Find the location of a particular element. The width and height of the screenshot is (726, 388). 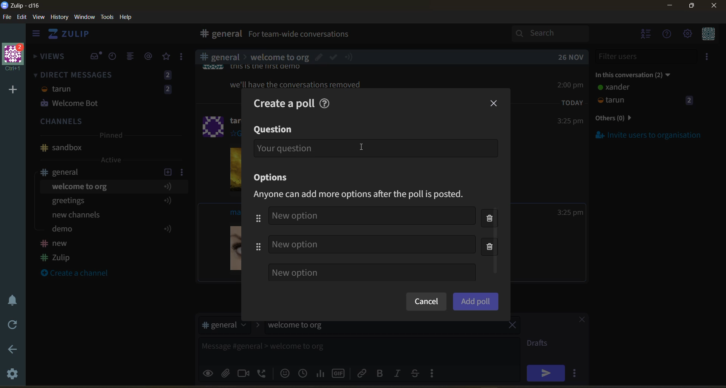

upload files is located at coordinates (228, 372).